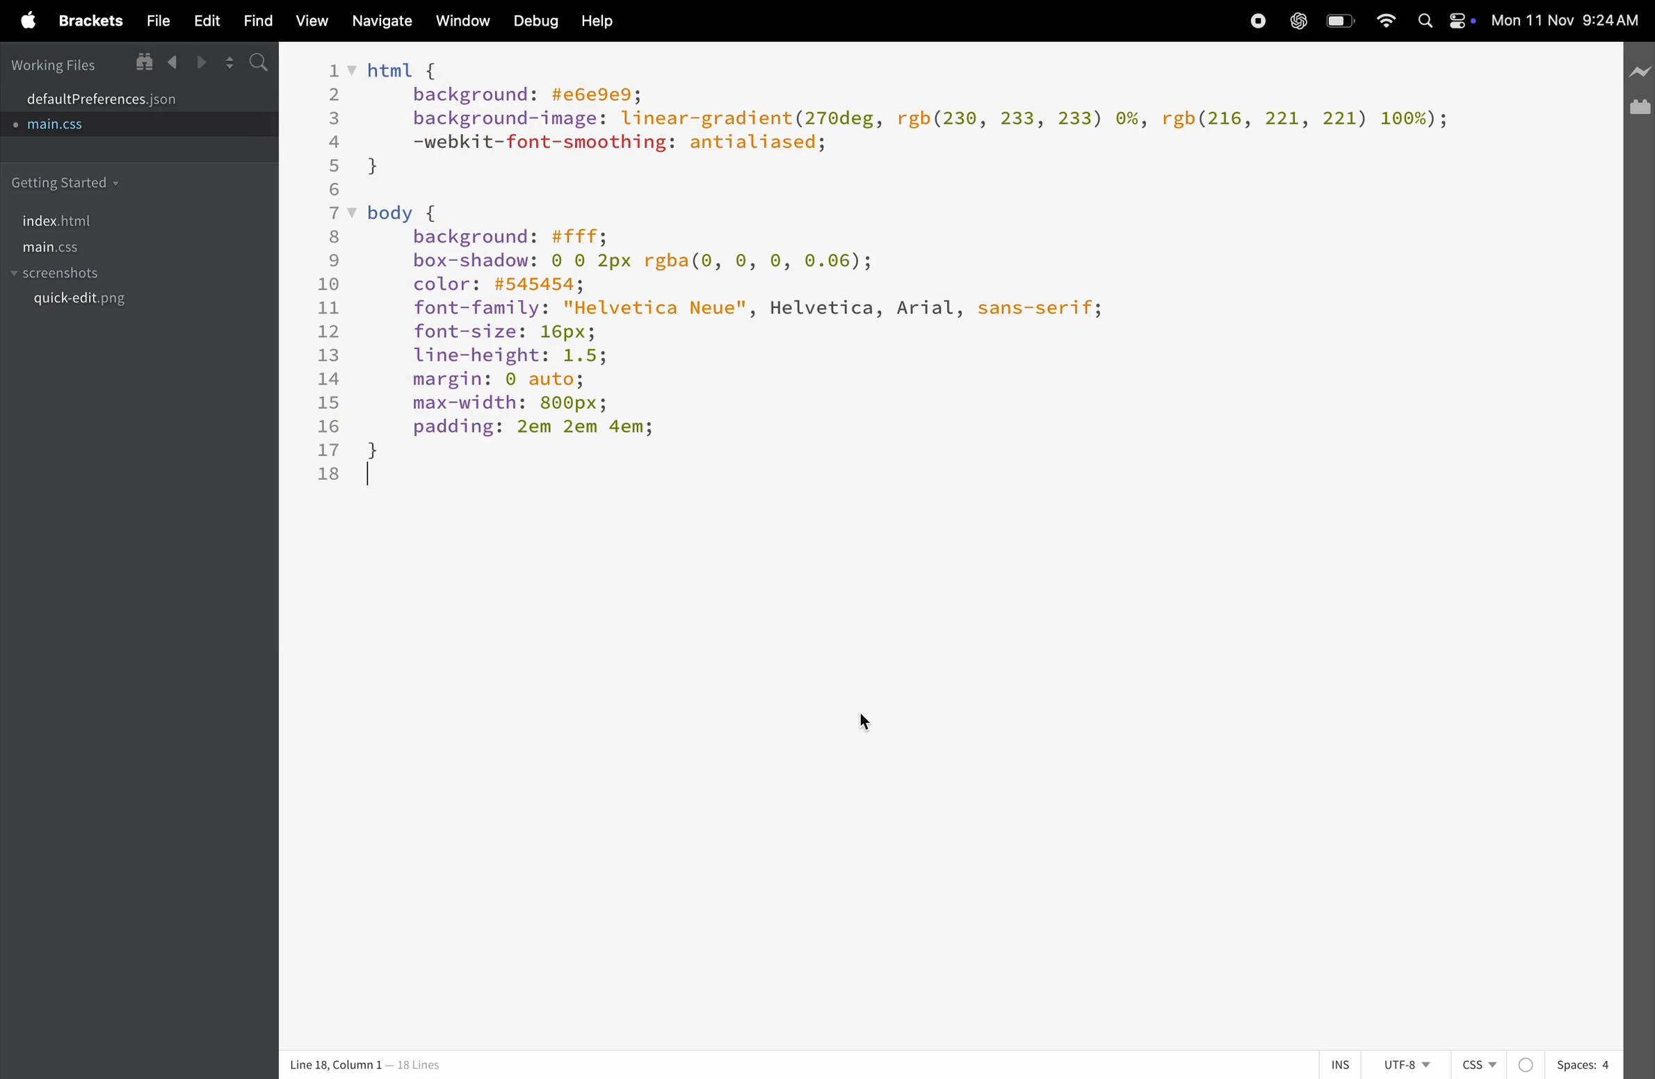  Describe the element at coordinates (111, 97) in the screenshot. I see `default prefrences` at that location.